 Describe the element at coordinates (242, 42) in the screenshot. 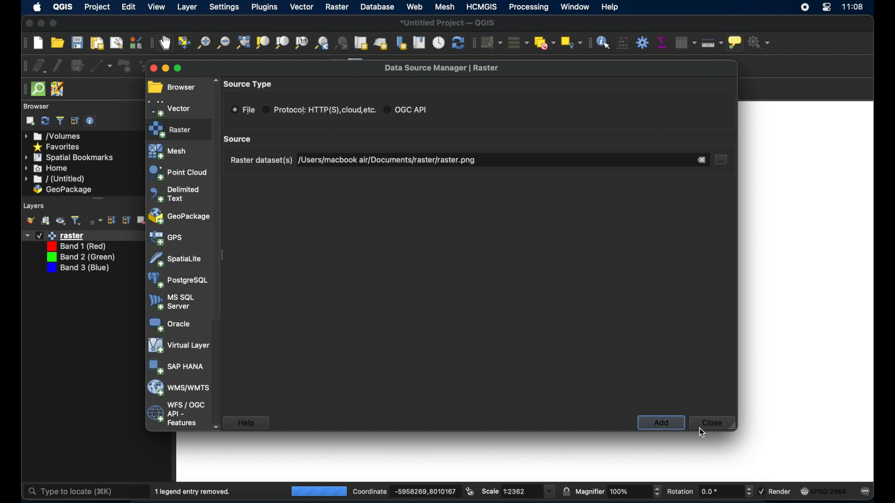

I see `zoom full` at that location.